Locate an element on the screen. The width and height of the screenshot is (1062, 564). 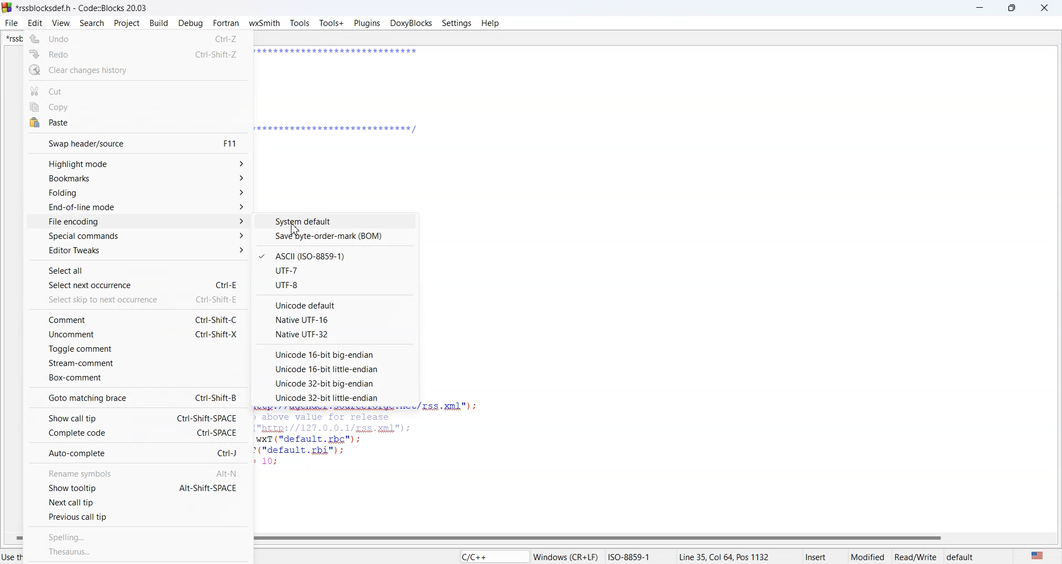
Show call tip is located at coordinates (138, 417).